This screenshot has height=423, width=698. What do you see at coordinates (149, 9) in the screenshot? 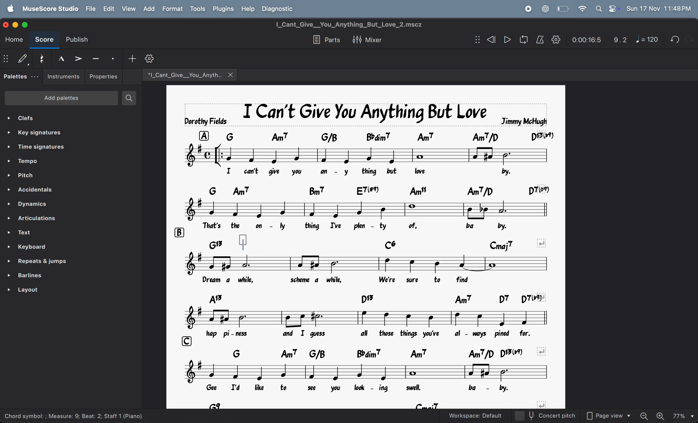
I see `add` at bounding box center [149, 9].